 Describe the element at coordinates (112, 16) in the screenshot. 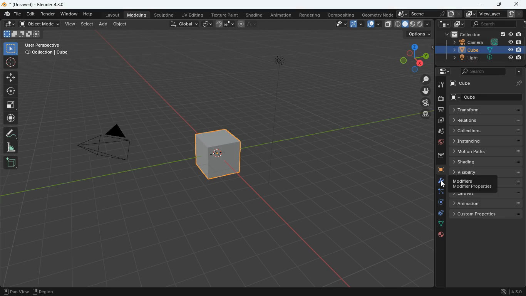

I see `layout` at that location.